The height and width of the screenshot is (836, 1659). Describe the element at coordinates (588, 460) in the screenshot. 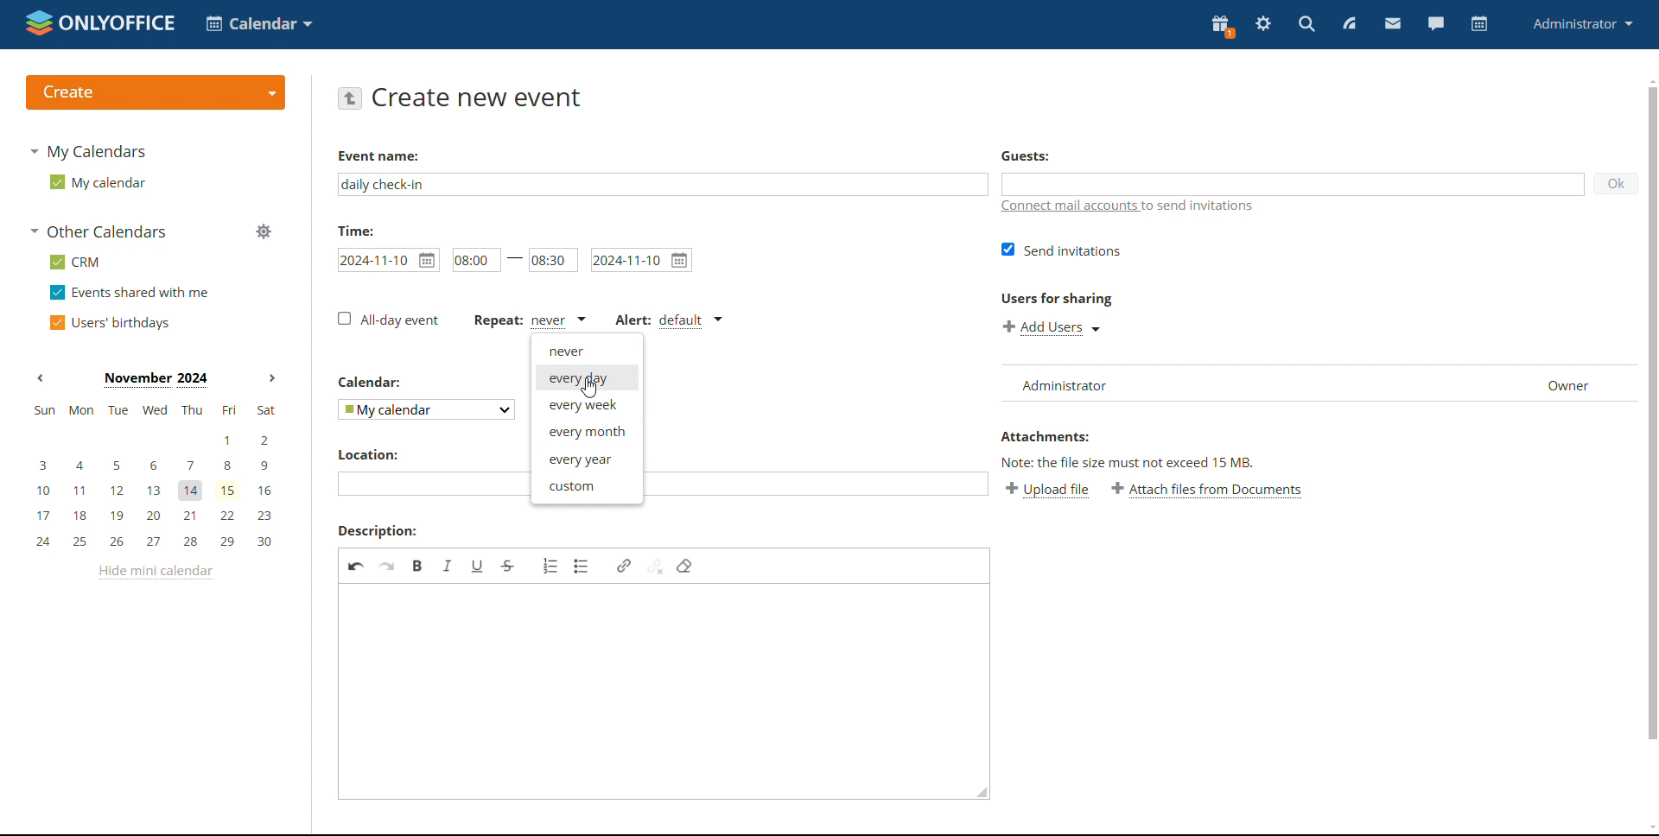

I see `every year` at that location.